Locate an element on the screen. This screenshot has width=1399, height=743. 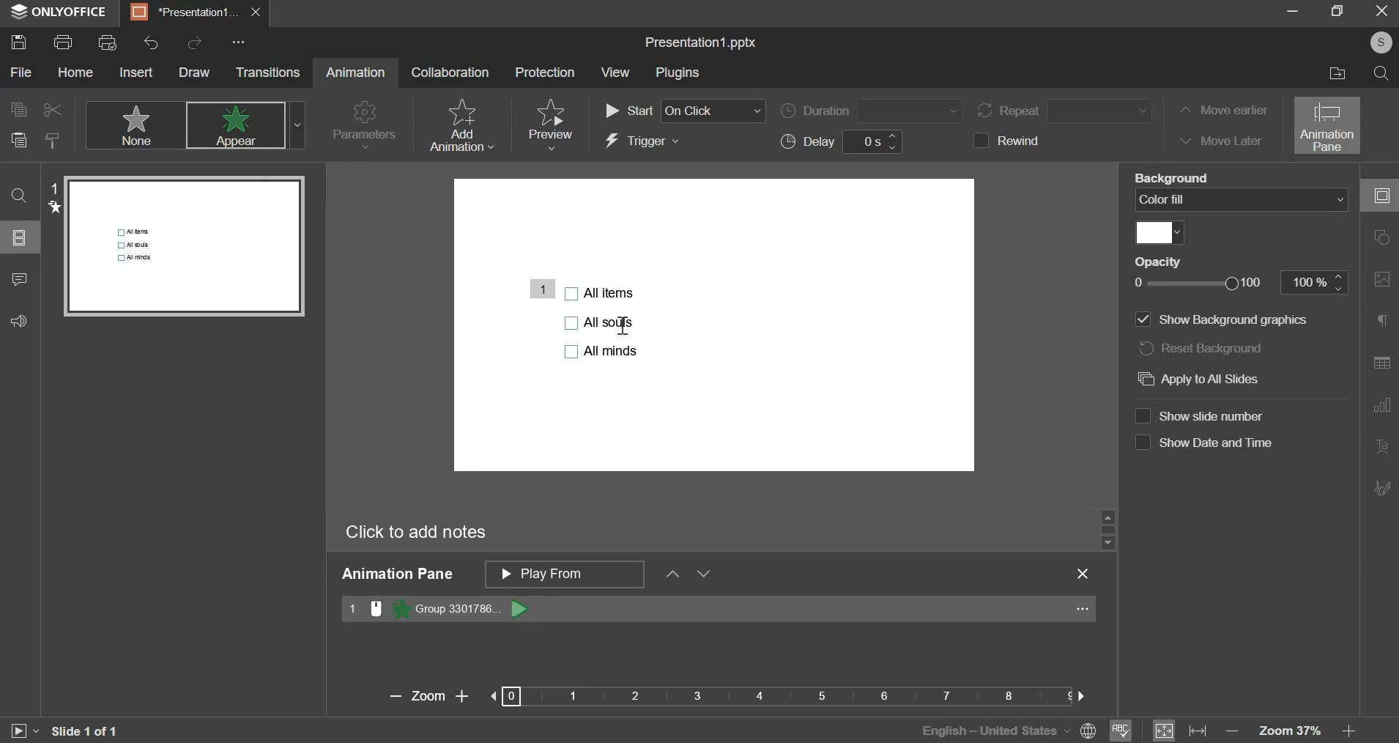
show background graphics is located at coordinates (1220, 321).